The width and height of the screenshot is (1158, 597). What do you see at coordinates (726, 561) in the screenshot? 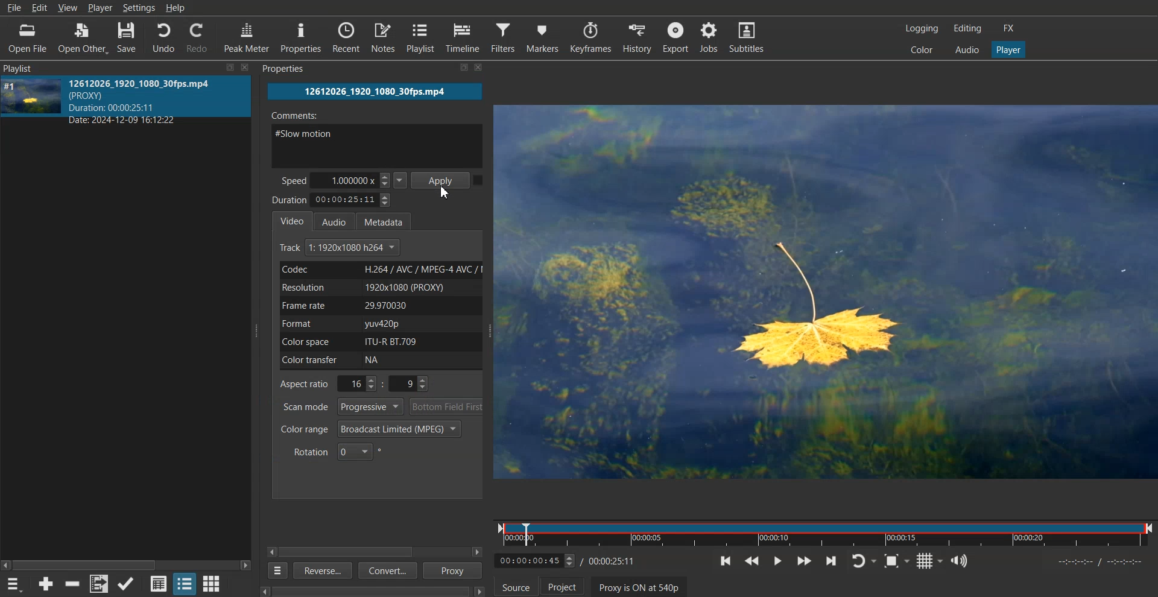
I see `Skip to the previous point` at bounding box center [726, 561].